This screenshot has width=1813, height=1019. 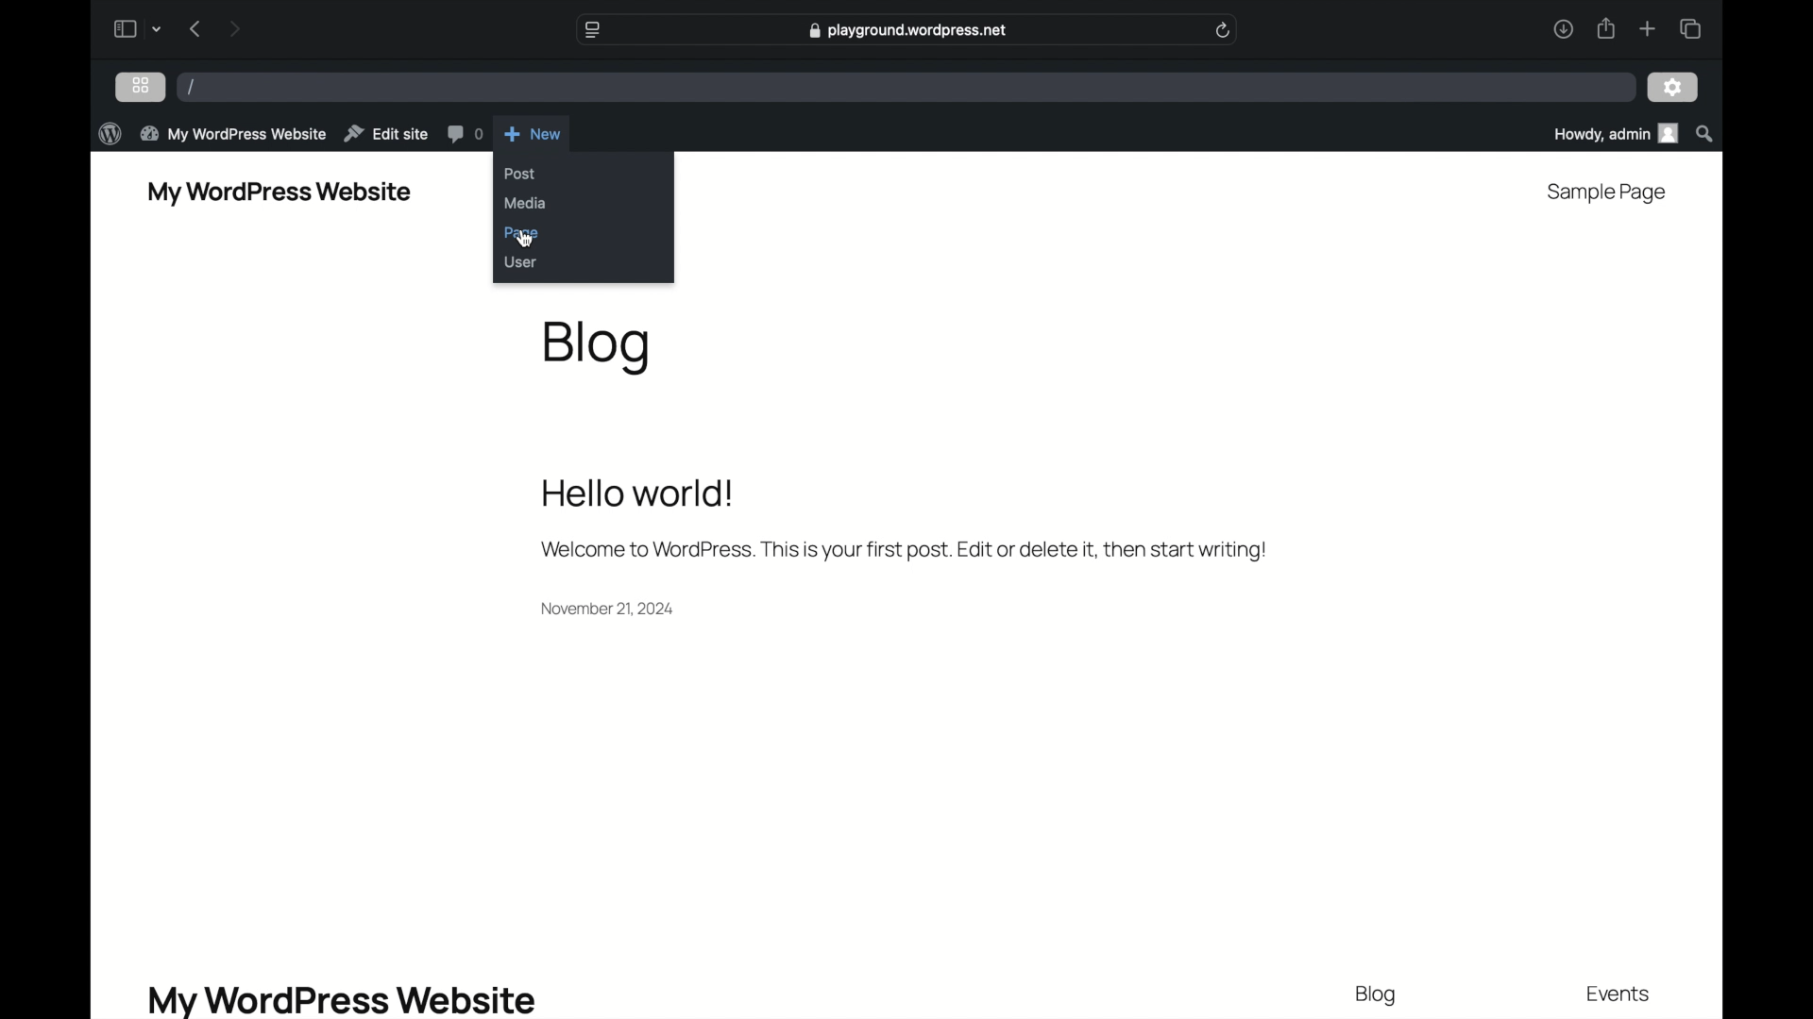 I want to click on show sidebar, so click(x=124, y=29).